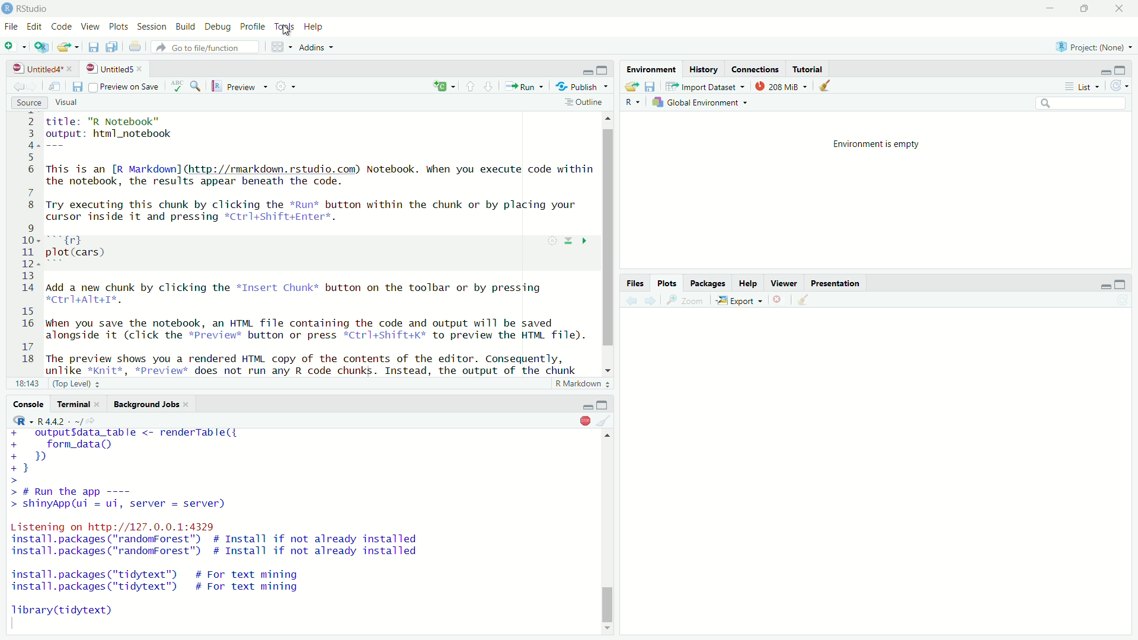  Describe the element at coordinates (119, 27) in the screenshot. I see `Plots` at that location.